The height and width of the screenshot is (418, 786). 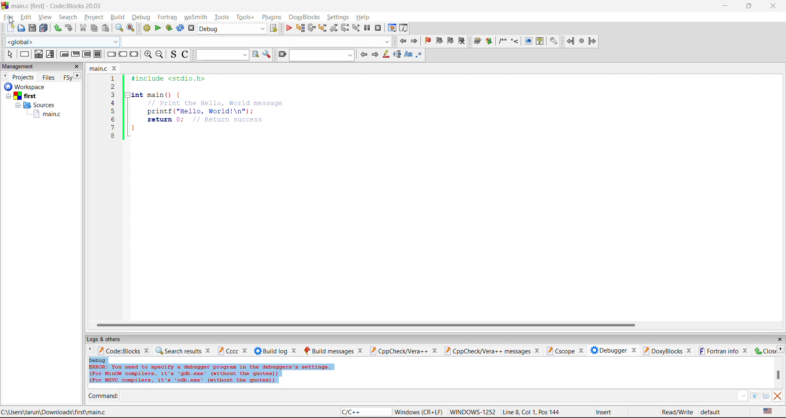 What do you see at coordinates (8, 16) in the screenshot?
I see `file` at bounding box center [8, 16].